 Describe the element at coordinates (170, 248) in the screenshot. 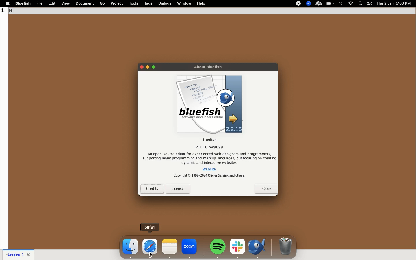

I see `notes` at that location.